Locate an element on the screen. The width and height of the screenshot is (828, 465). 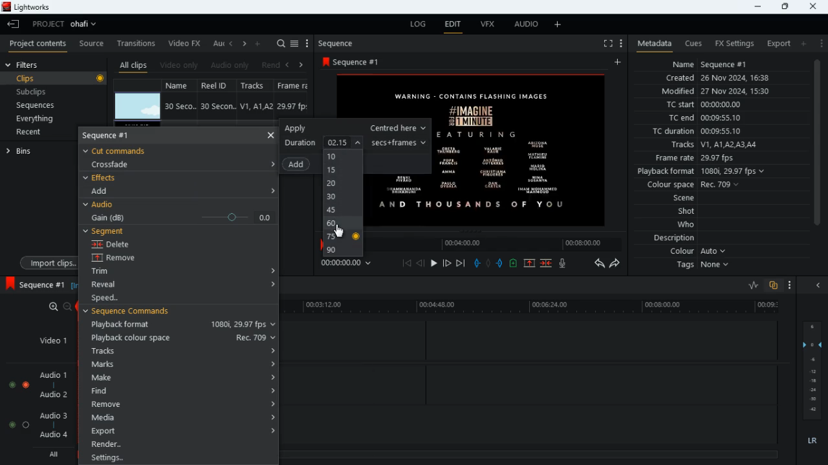
modified is located at coordinates (724, 92).